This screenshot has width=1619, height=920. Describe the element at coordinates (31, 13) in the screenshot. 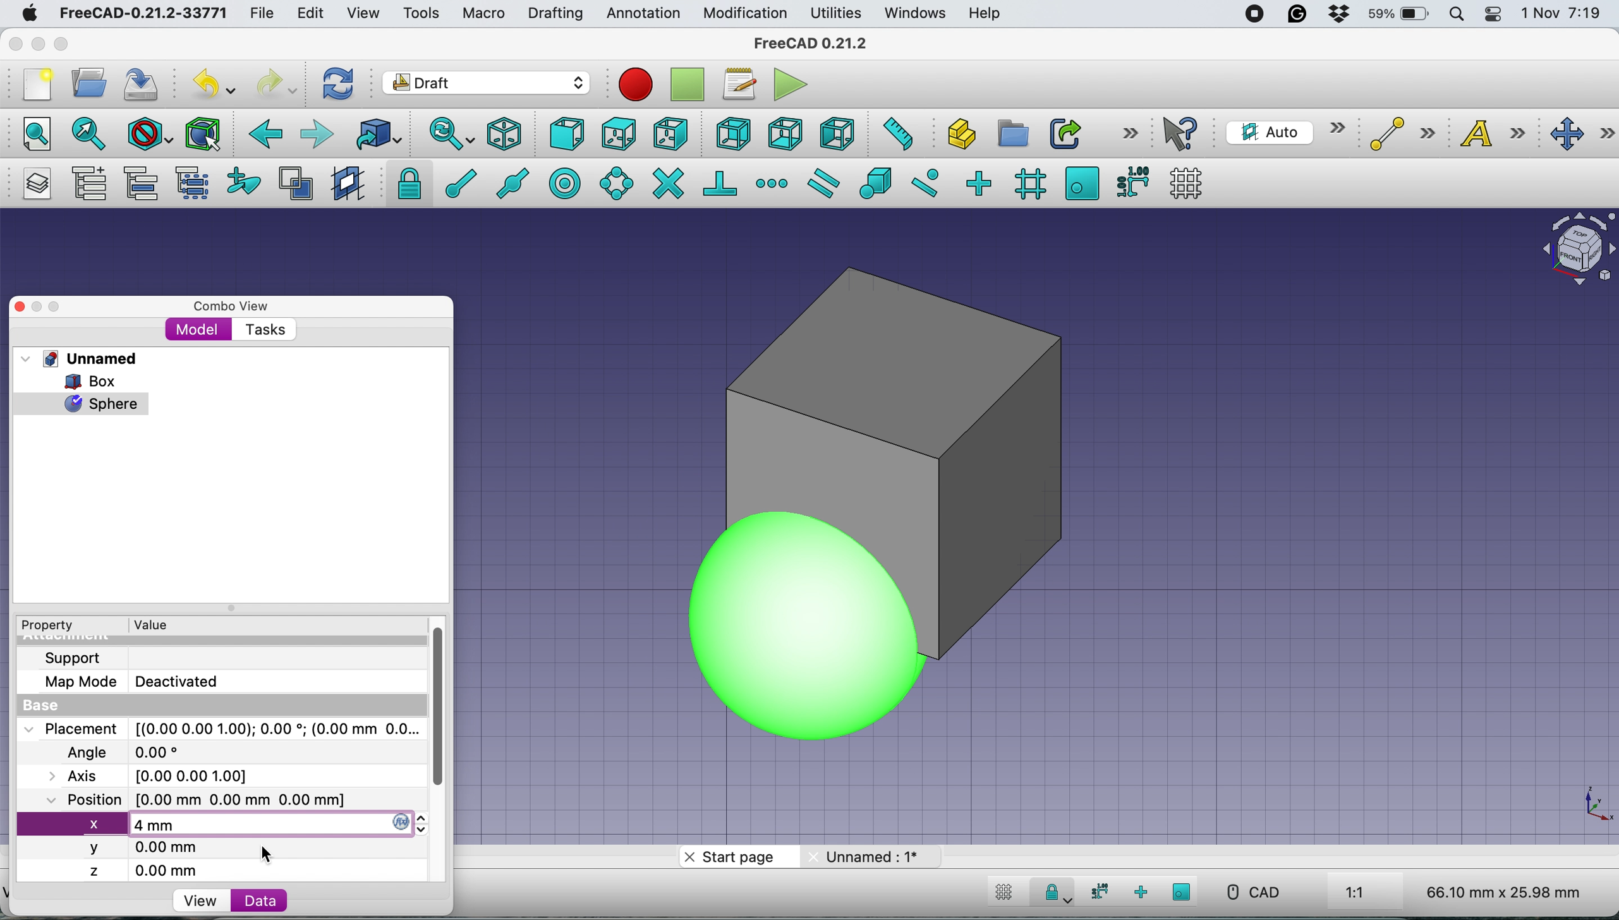

I see `system logo` at that location.